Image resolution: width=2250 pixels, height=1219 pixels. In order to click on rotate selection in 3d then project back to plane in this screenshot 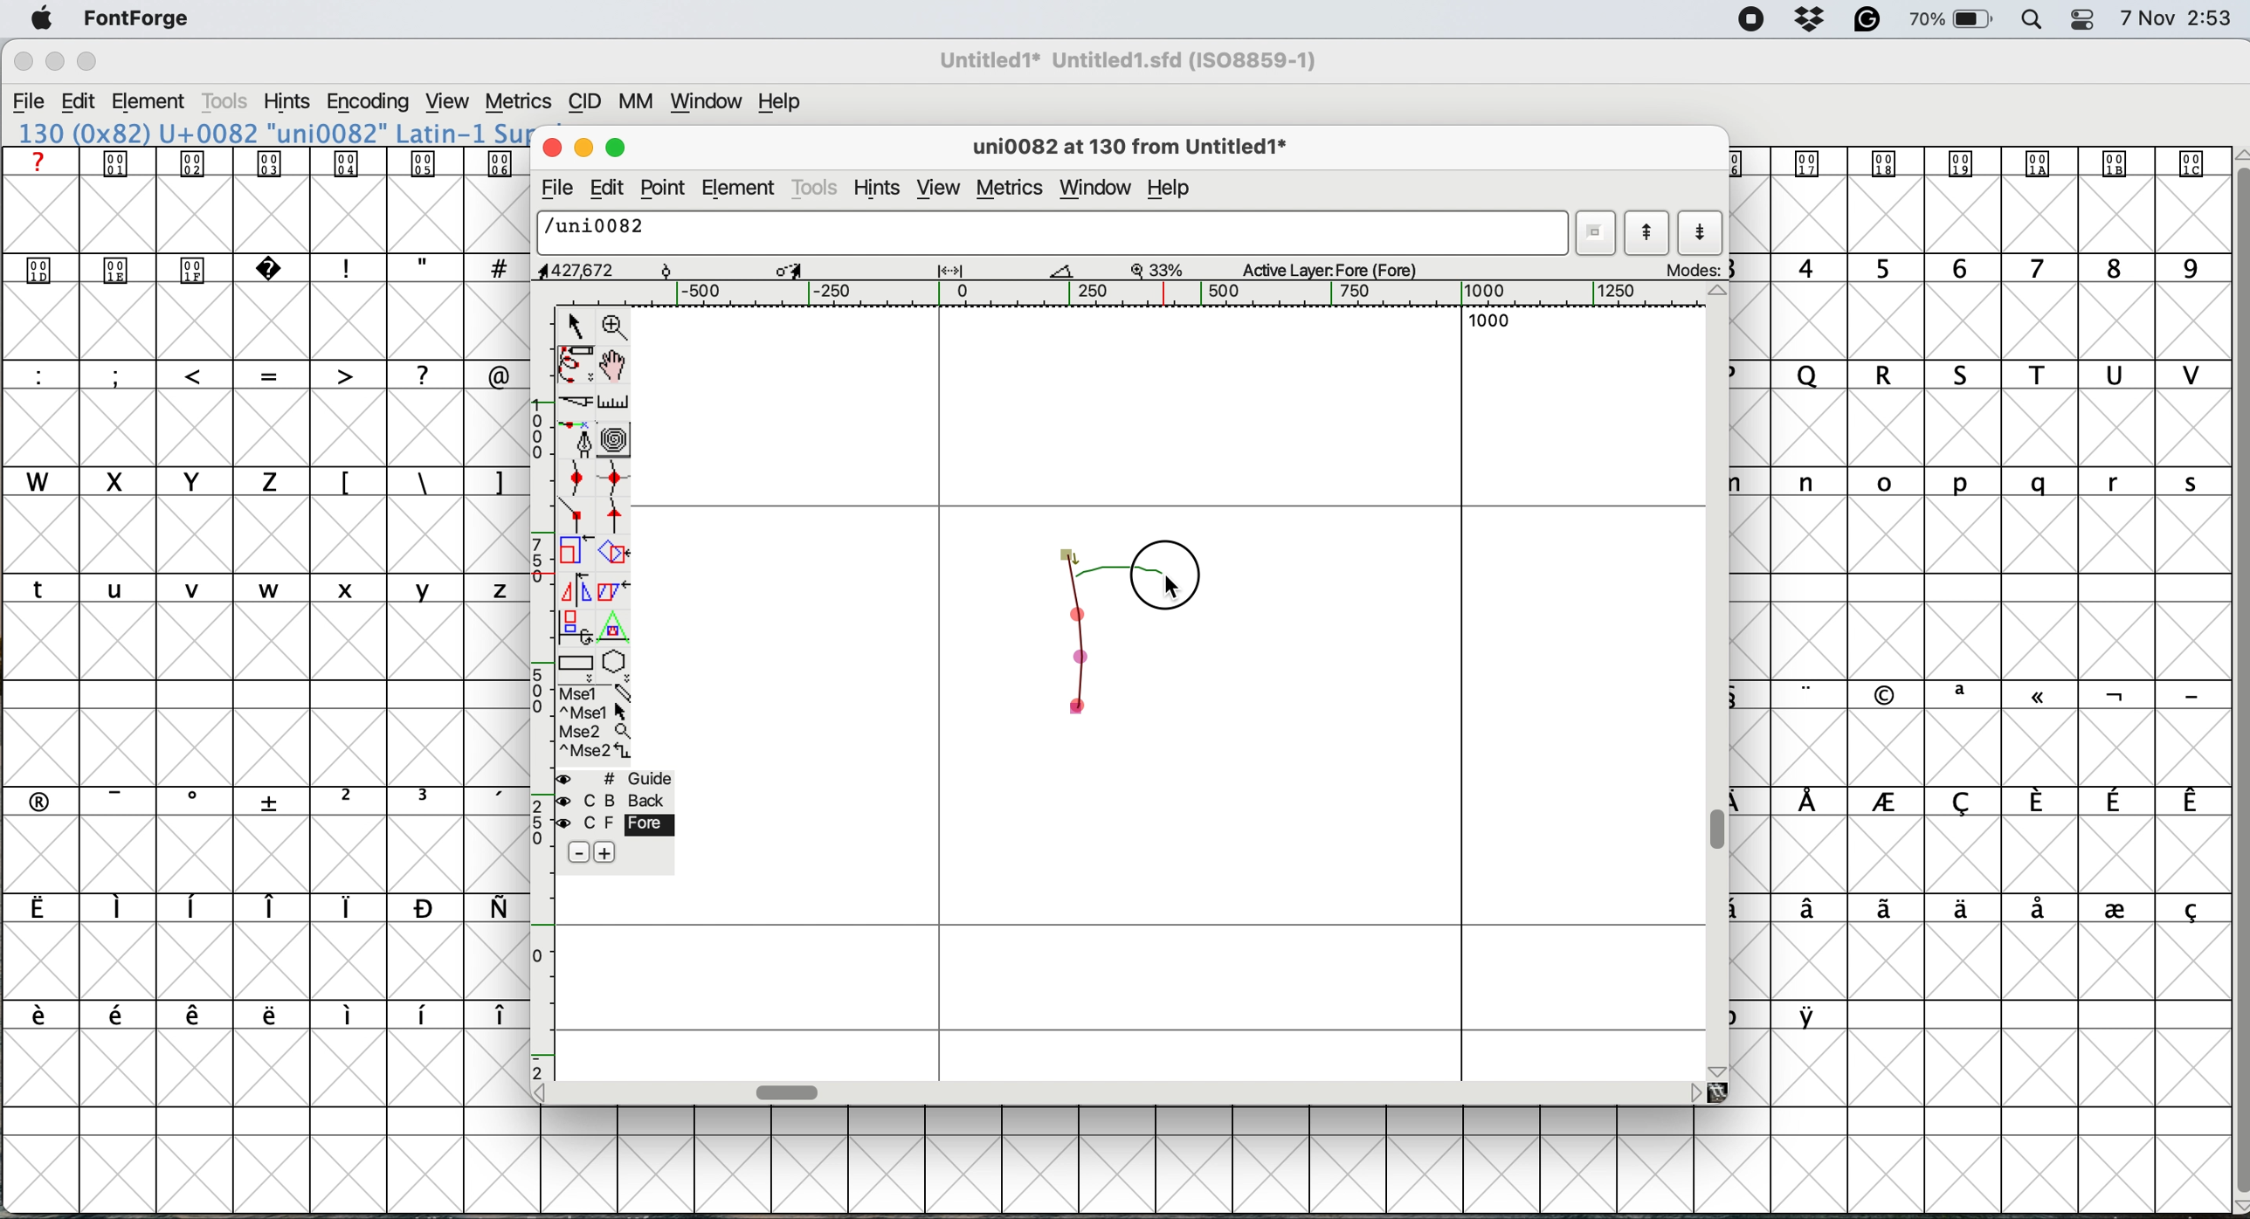, I will do `click(576, 628)`.